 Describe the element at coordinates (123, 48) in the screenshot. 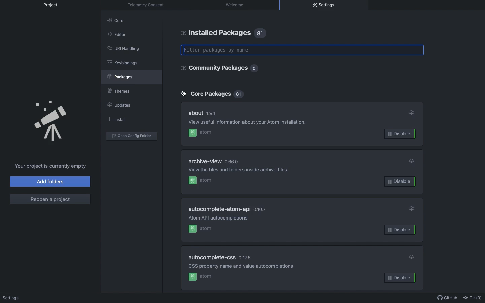

I see `URL handling` at that location.